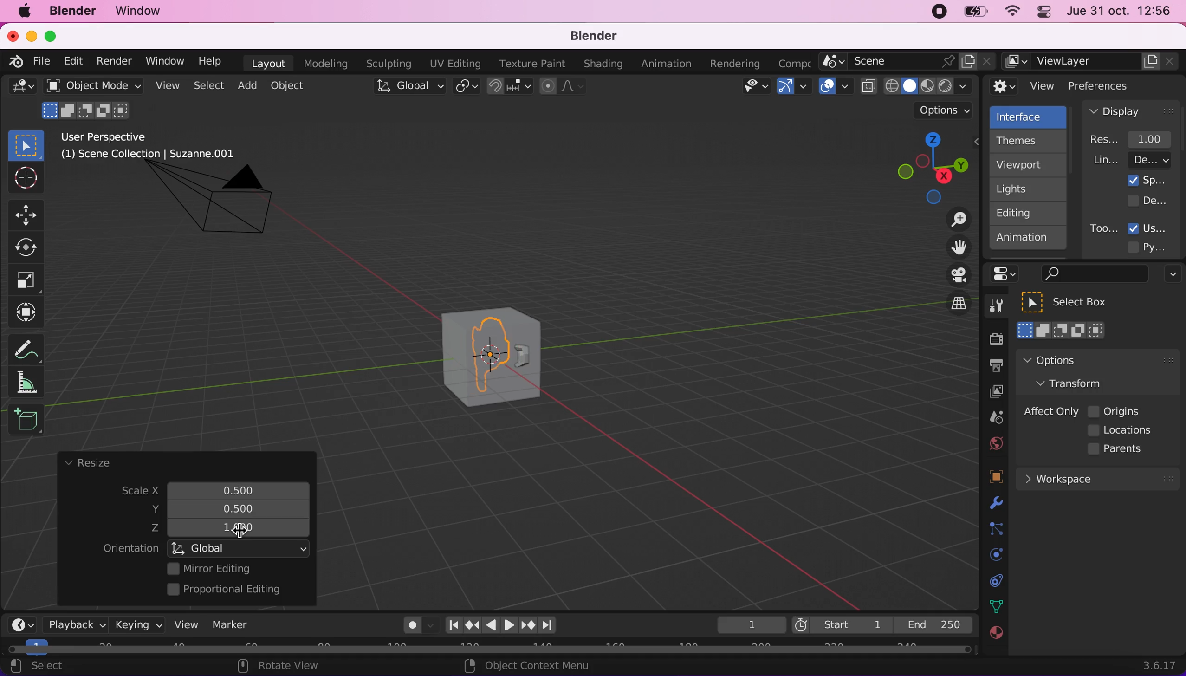 Image resolution: width=1186 pixels, height=676 pixels. What do you see at coordinates (1131, 110) in the screenshot?
I see `display panel` at bounding box center [1131, 110].